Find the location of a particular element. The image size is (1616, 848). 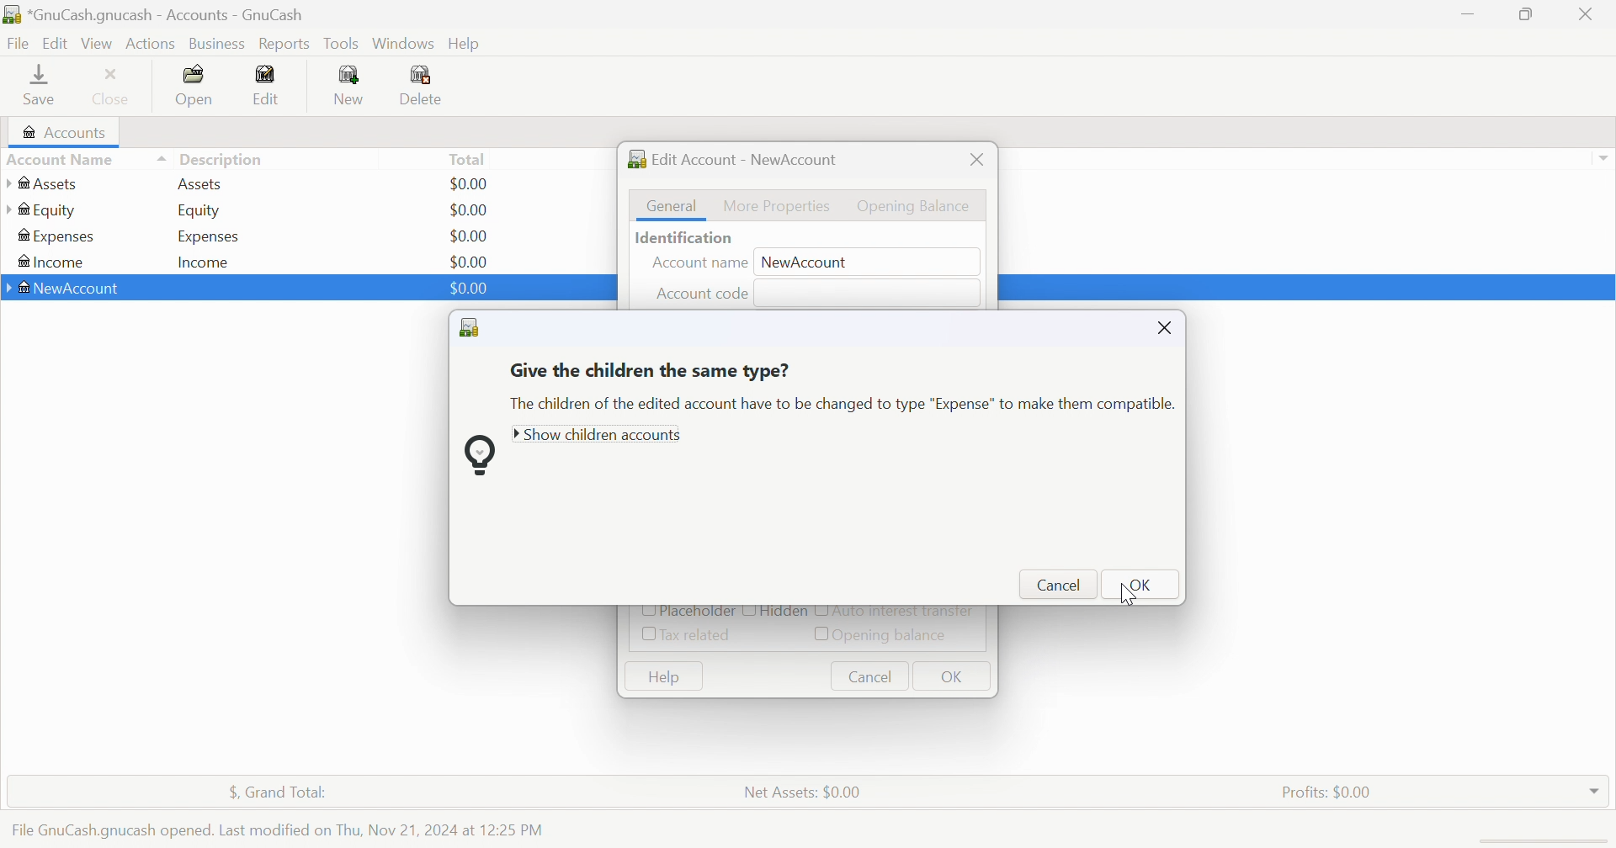

Cancel is located at coordinates (1059, 585).